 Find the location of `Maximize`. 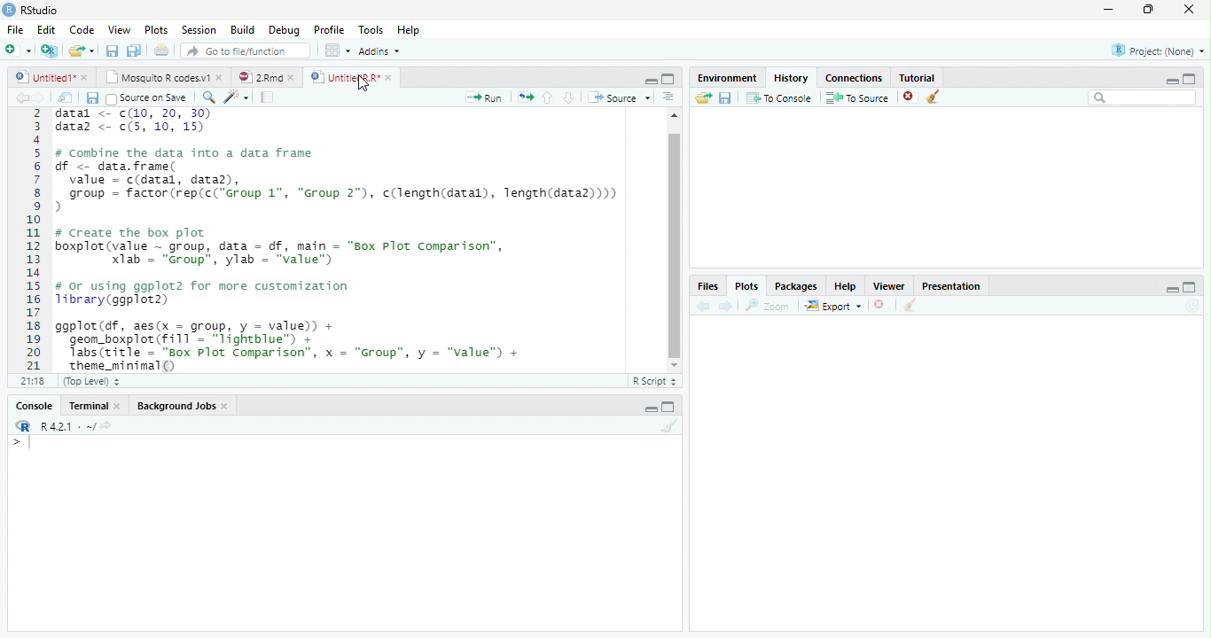

Maximize is located at coordinates (668, 79).